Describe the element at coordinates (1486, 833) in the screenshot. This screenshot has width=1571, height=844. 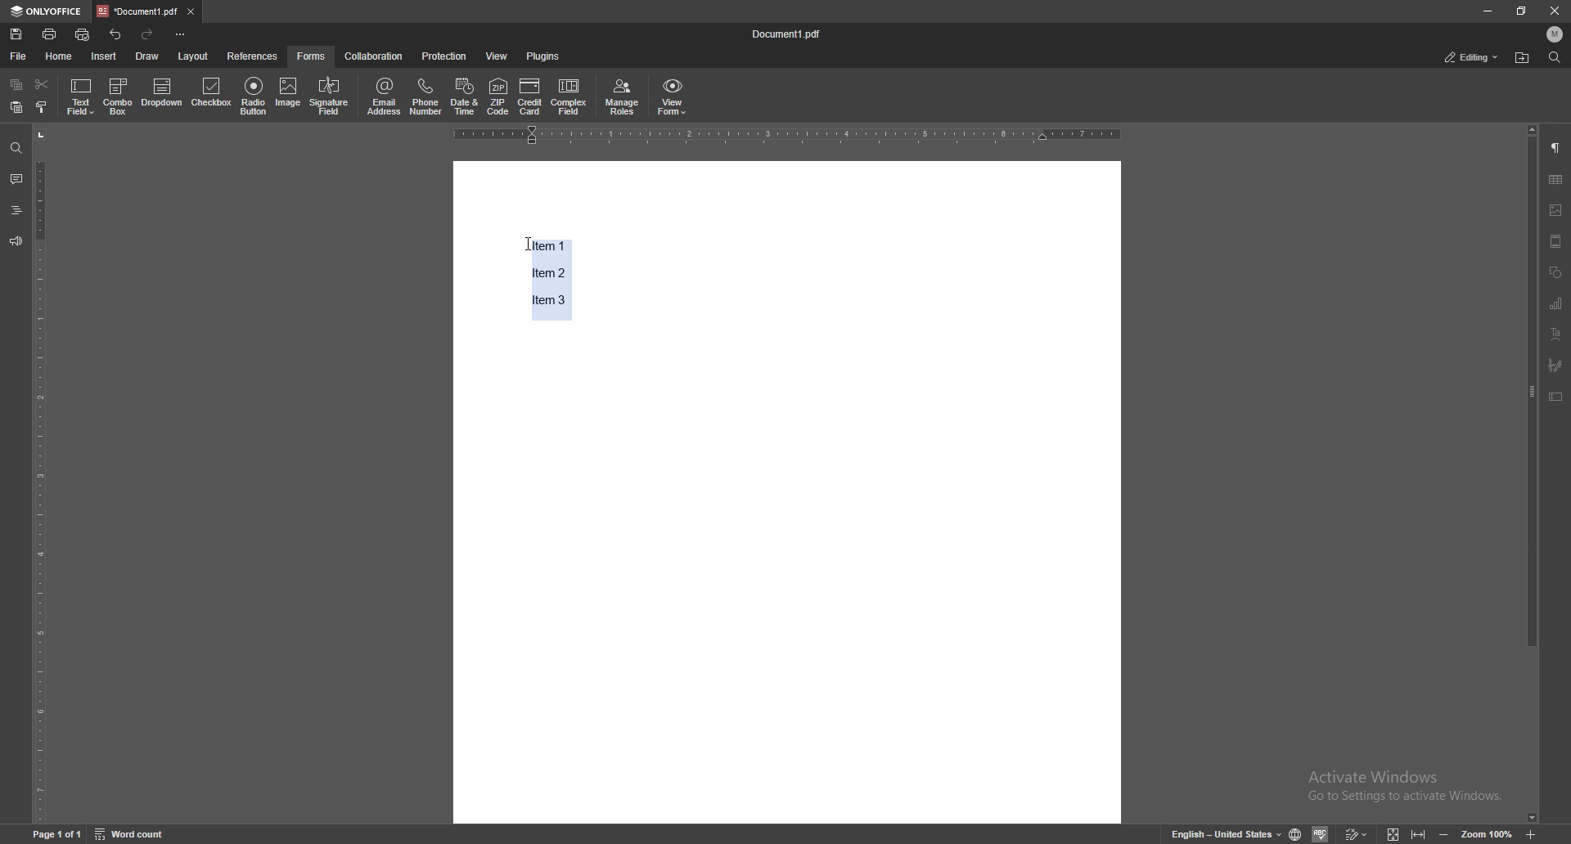
I see `zoom` at that location.